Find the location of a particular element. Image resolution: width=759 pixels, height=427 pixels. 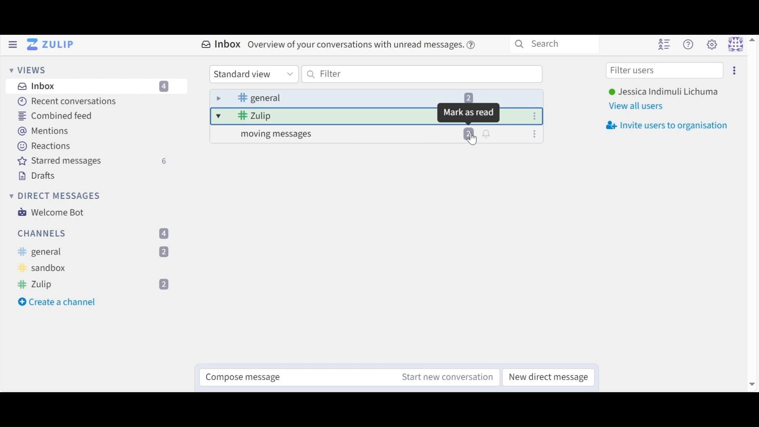

settings is located at coordinates (735, 71).